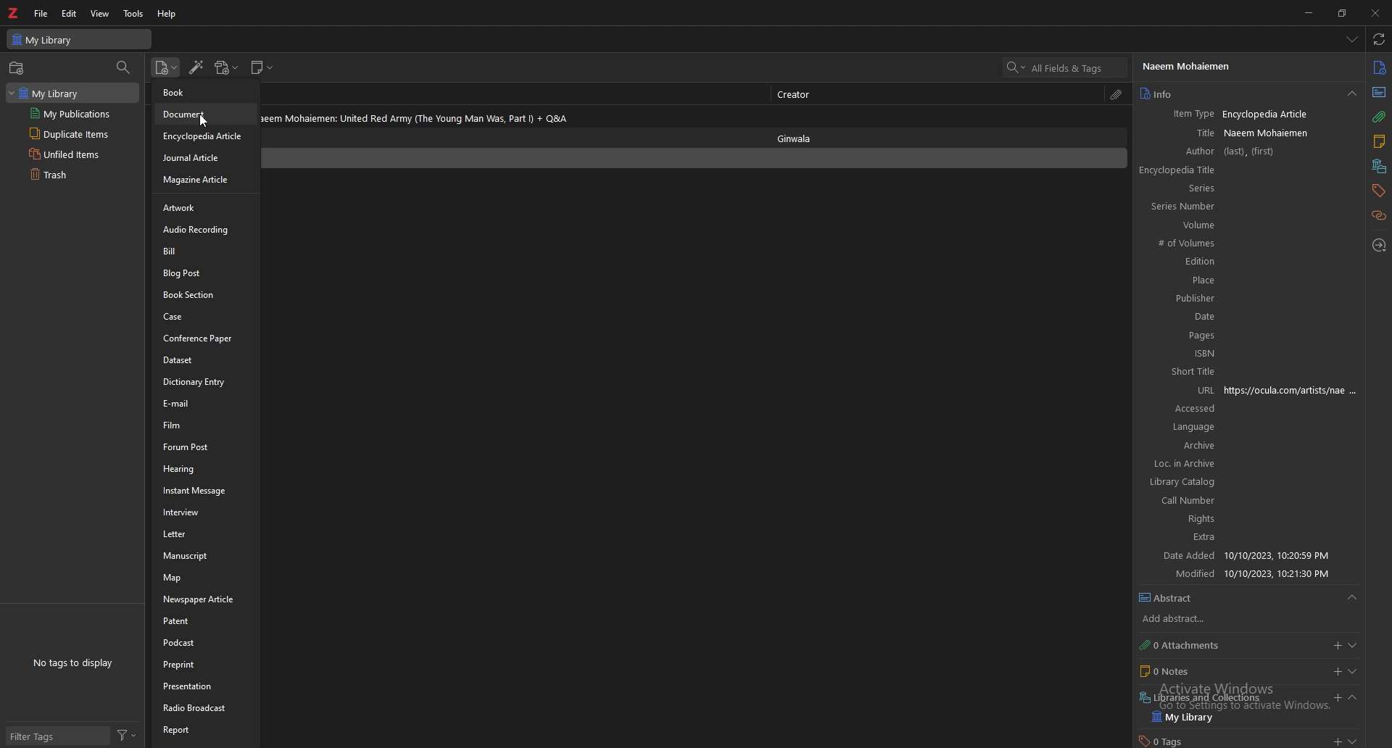 The height and width of the screenshot is (748, 1392). Describe the element at coordinates (1180, 114) in the screenshot. I see `item type` at that location.